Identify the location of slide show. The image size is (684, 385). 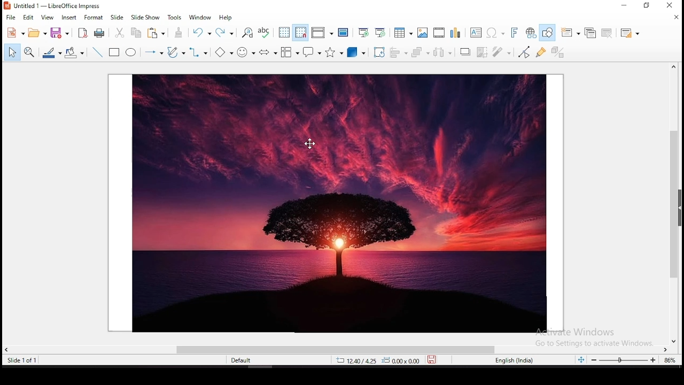
(146, 17).